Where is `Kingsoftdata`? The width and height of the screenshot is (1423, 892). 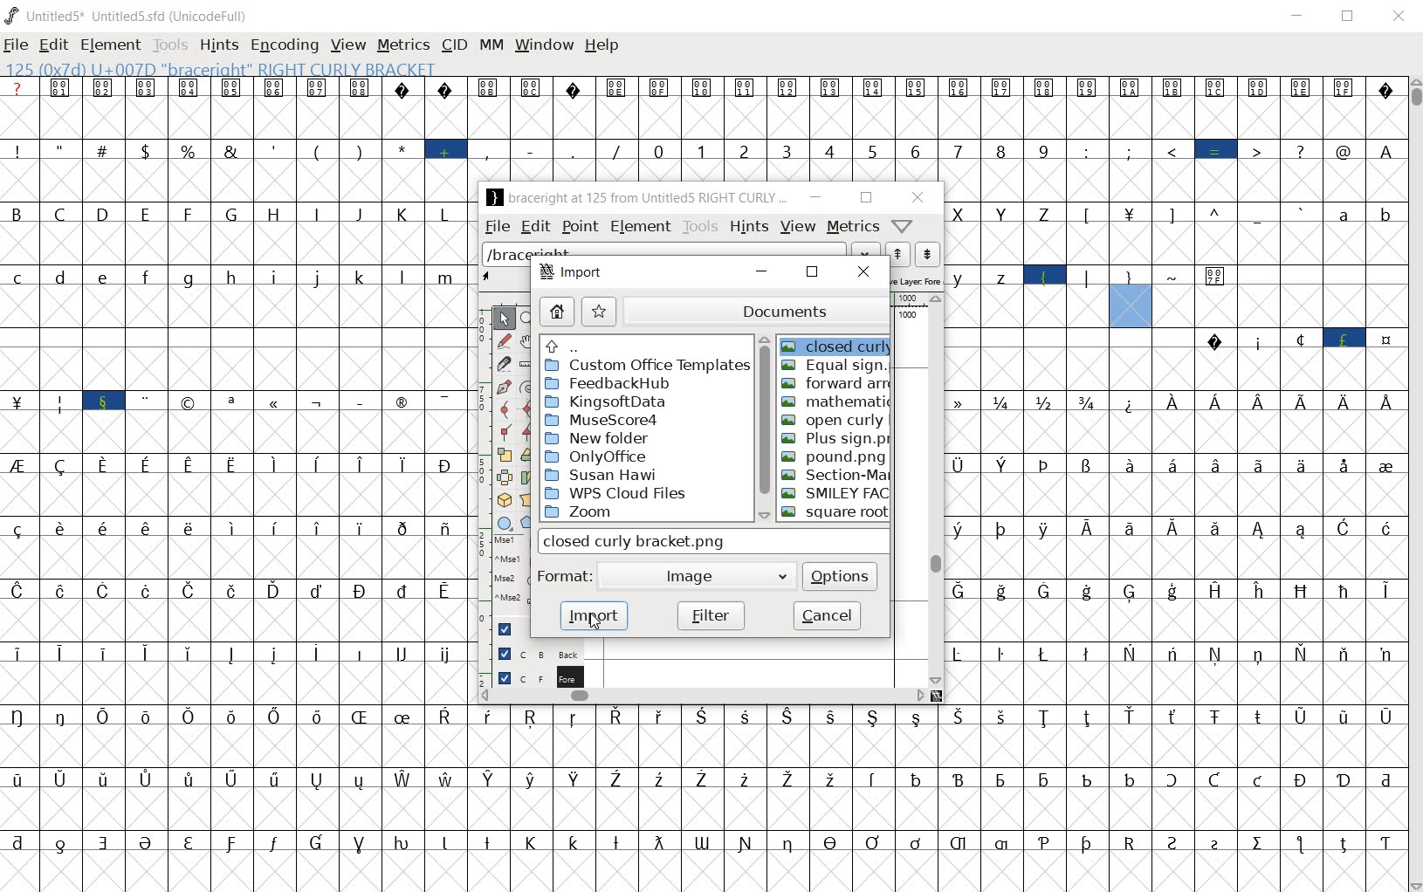 Kingsoftdata is located at coordinates (606, 402).